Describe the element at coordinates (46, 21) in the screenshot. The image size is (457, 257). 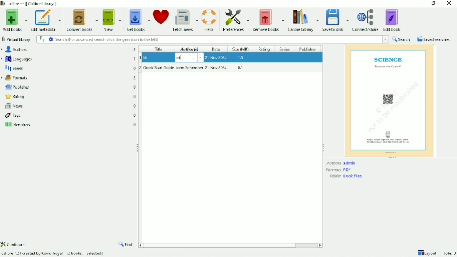
I see `Edit metadata` at that location.